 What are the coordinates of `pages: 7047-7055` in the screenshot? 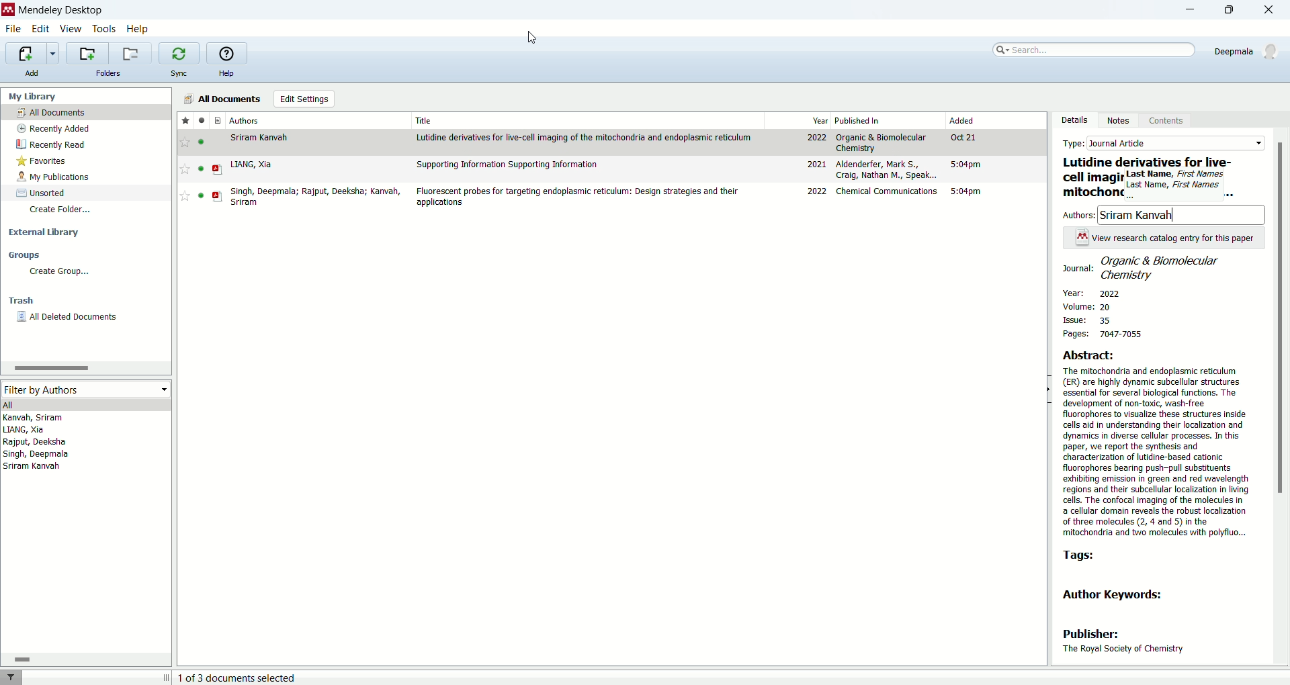 It's located at (1100, 335).